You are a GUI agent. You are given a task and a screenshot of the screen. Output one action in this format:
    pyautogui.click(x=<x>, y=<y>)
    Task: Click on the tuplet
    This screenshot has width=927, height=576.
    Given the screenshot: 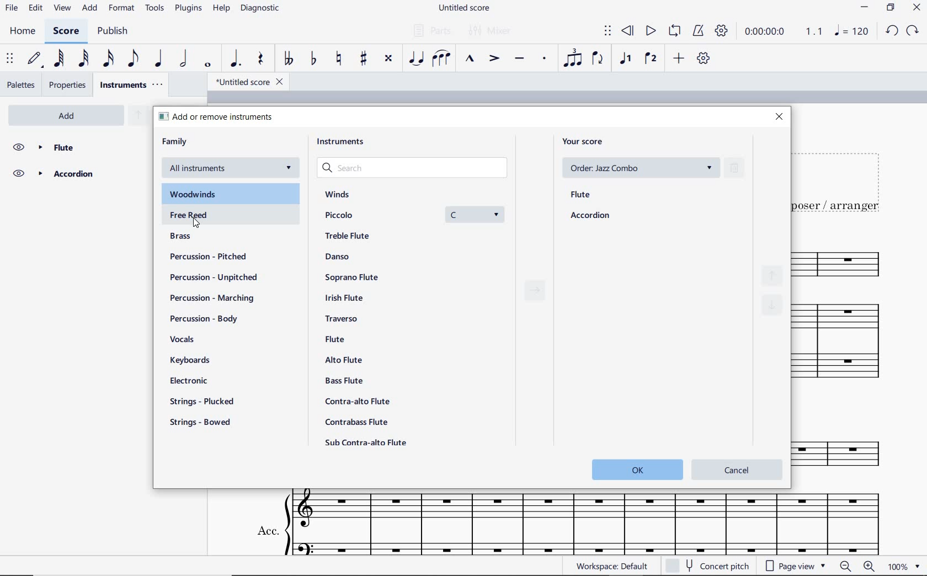 What is the action you would take?
    pyautogui.click(x=573, y=58)
    